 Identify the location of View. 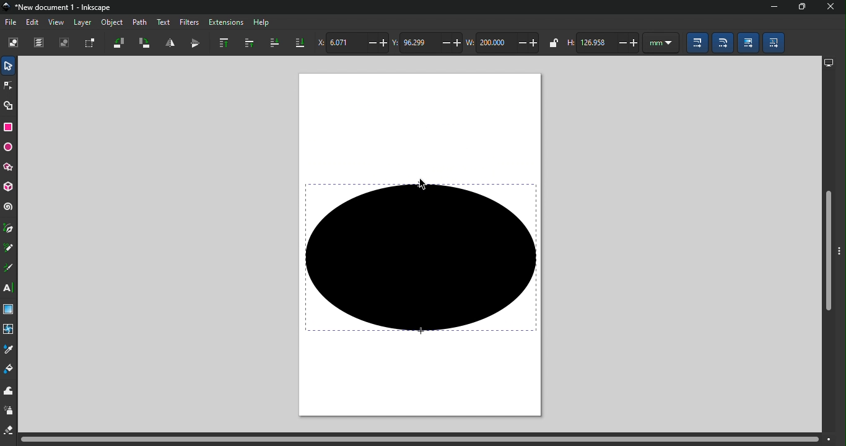
(58, 22).